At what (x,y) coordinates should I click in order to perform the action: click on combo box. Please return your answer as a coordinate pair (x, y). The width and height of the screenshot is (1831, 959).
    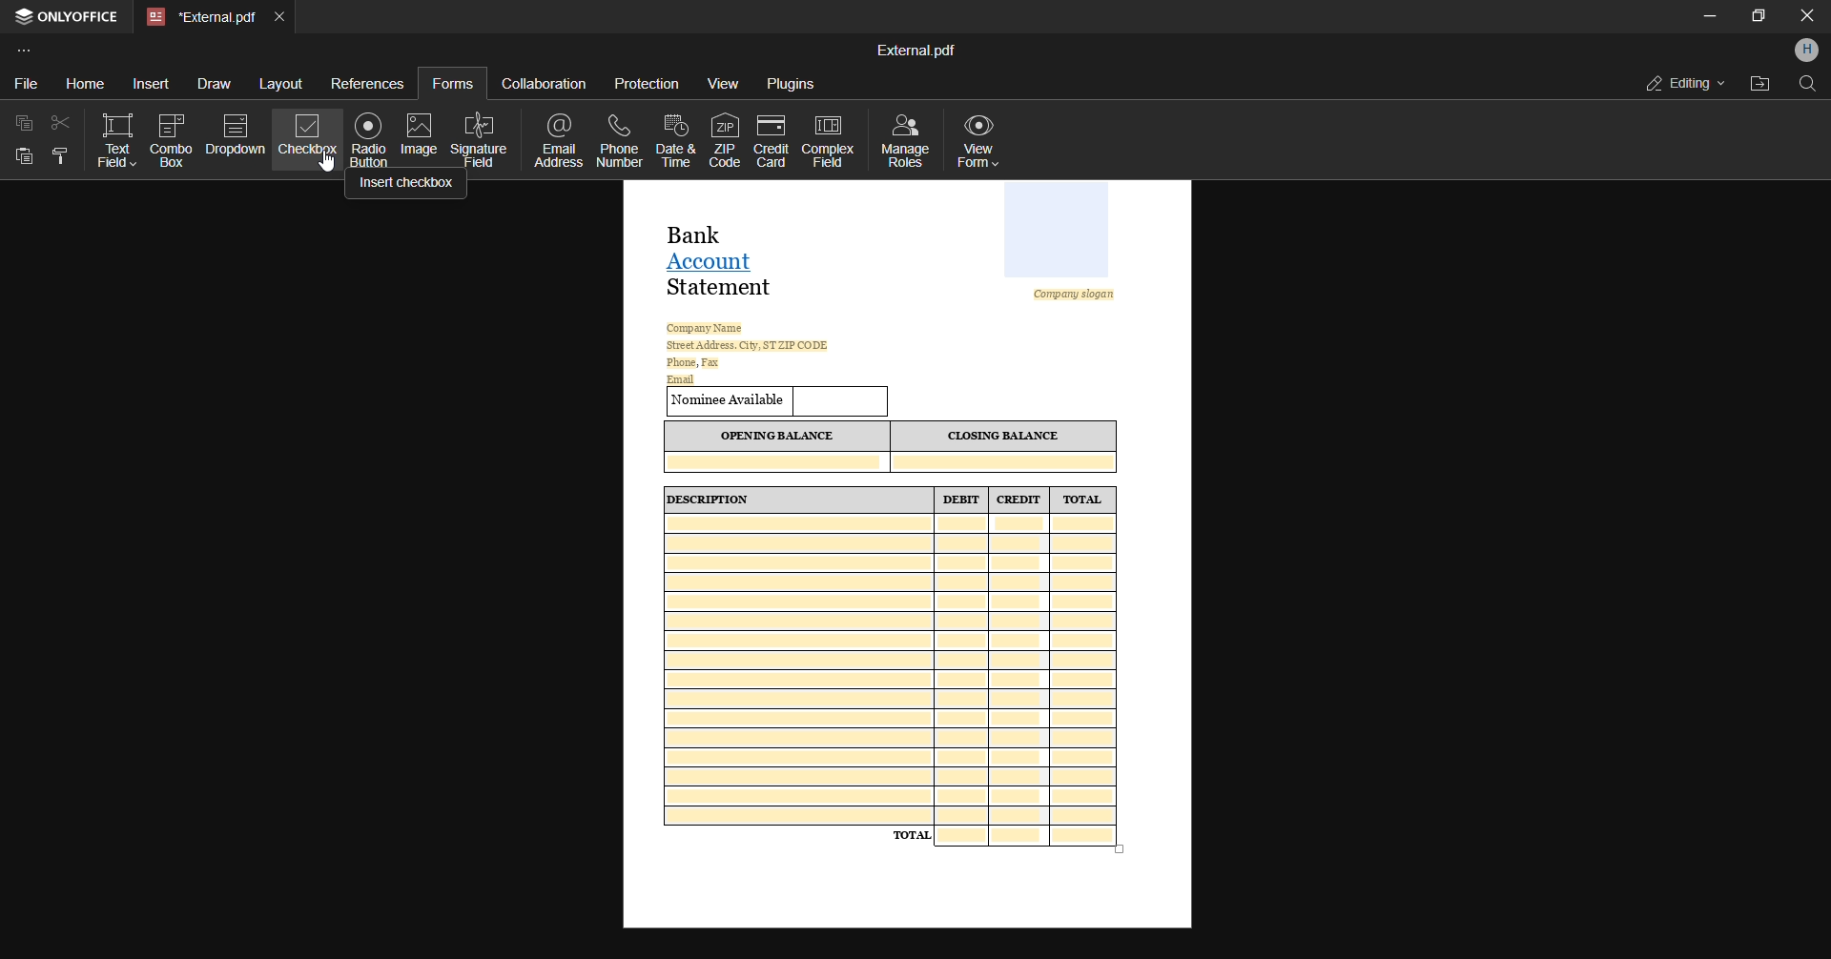
    Looking at the image, I should click on (172, 141).